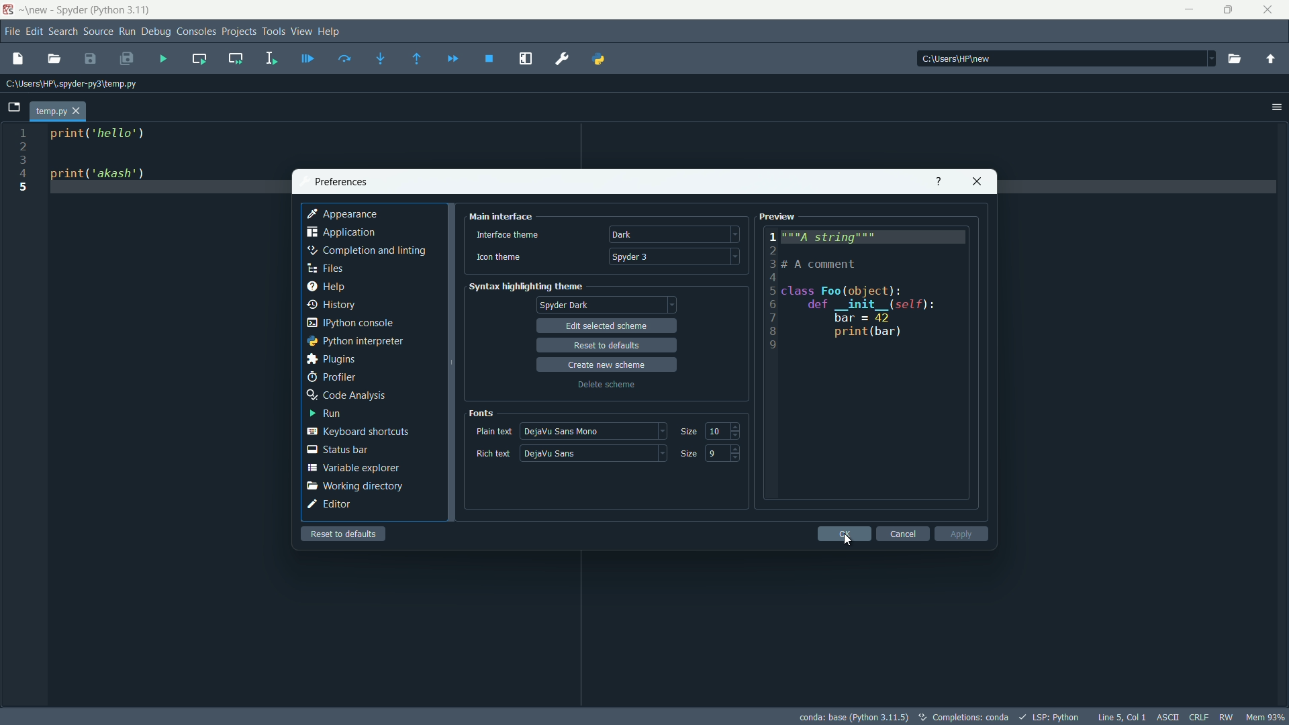 This screenshot has height=725, width=1289. I want to click on spyder 3, so click(675, 256).